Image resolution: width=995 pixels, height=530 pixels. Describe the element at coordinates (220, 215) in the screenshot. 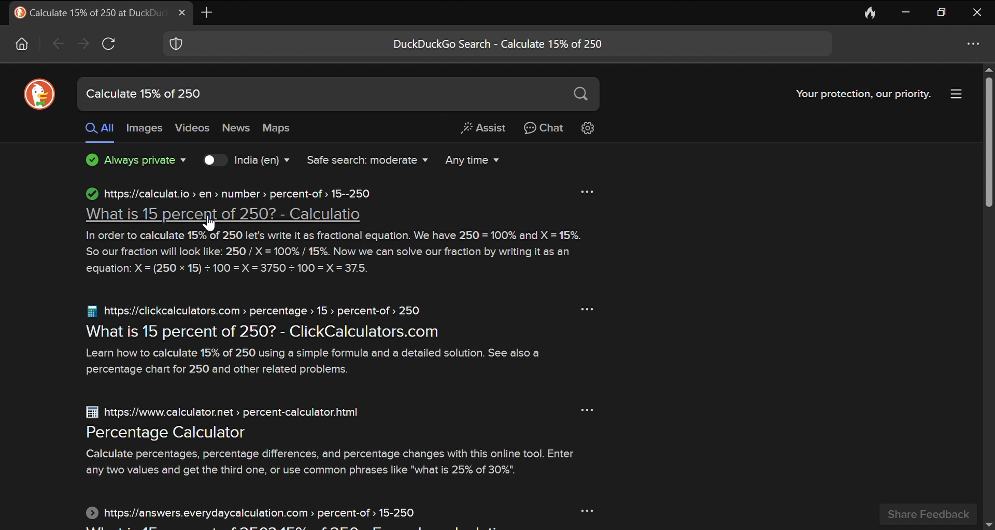

I see `result 1: What is 15 percent of 2507 - Calculatio` at that location.